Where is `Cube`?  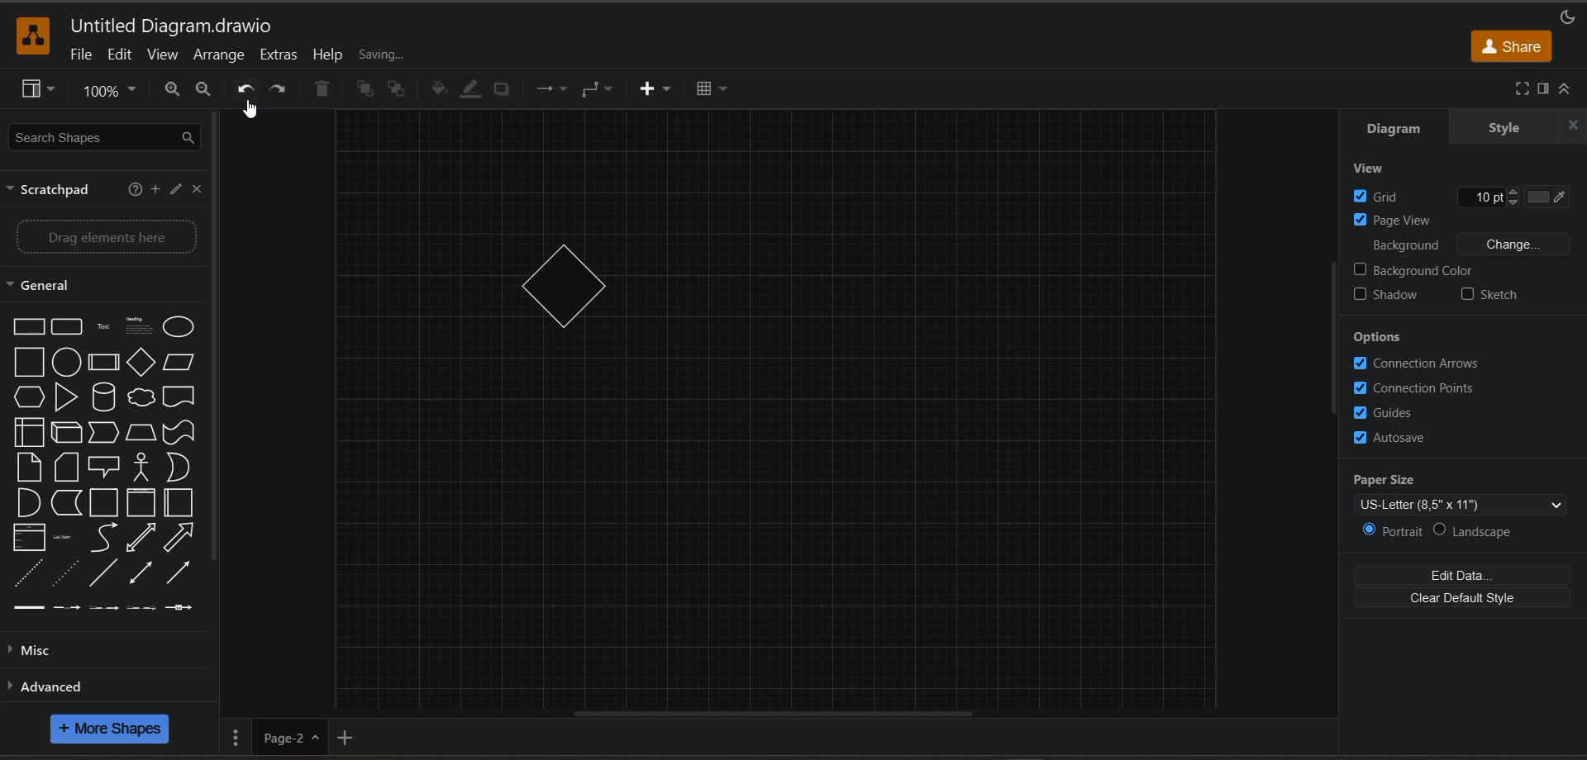 Cube is located at coordinates (68, 432).